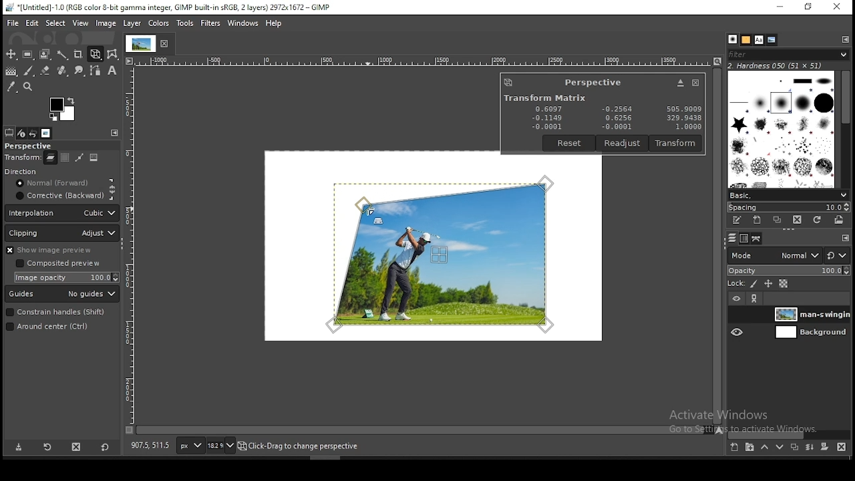 This screenshot has width=855, height=481. Describe the element at coordinates (80, 70) in the screenshot. I see `smudge tool` at that location.